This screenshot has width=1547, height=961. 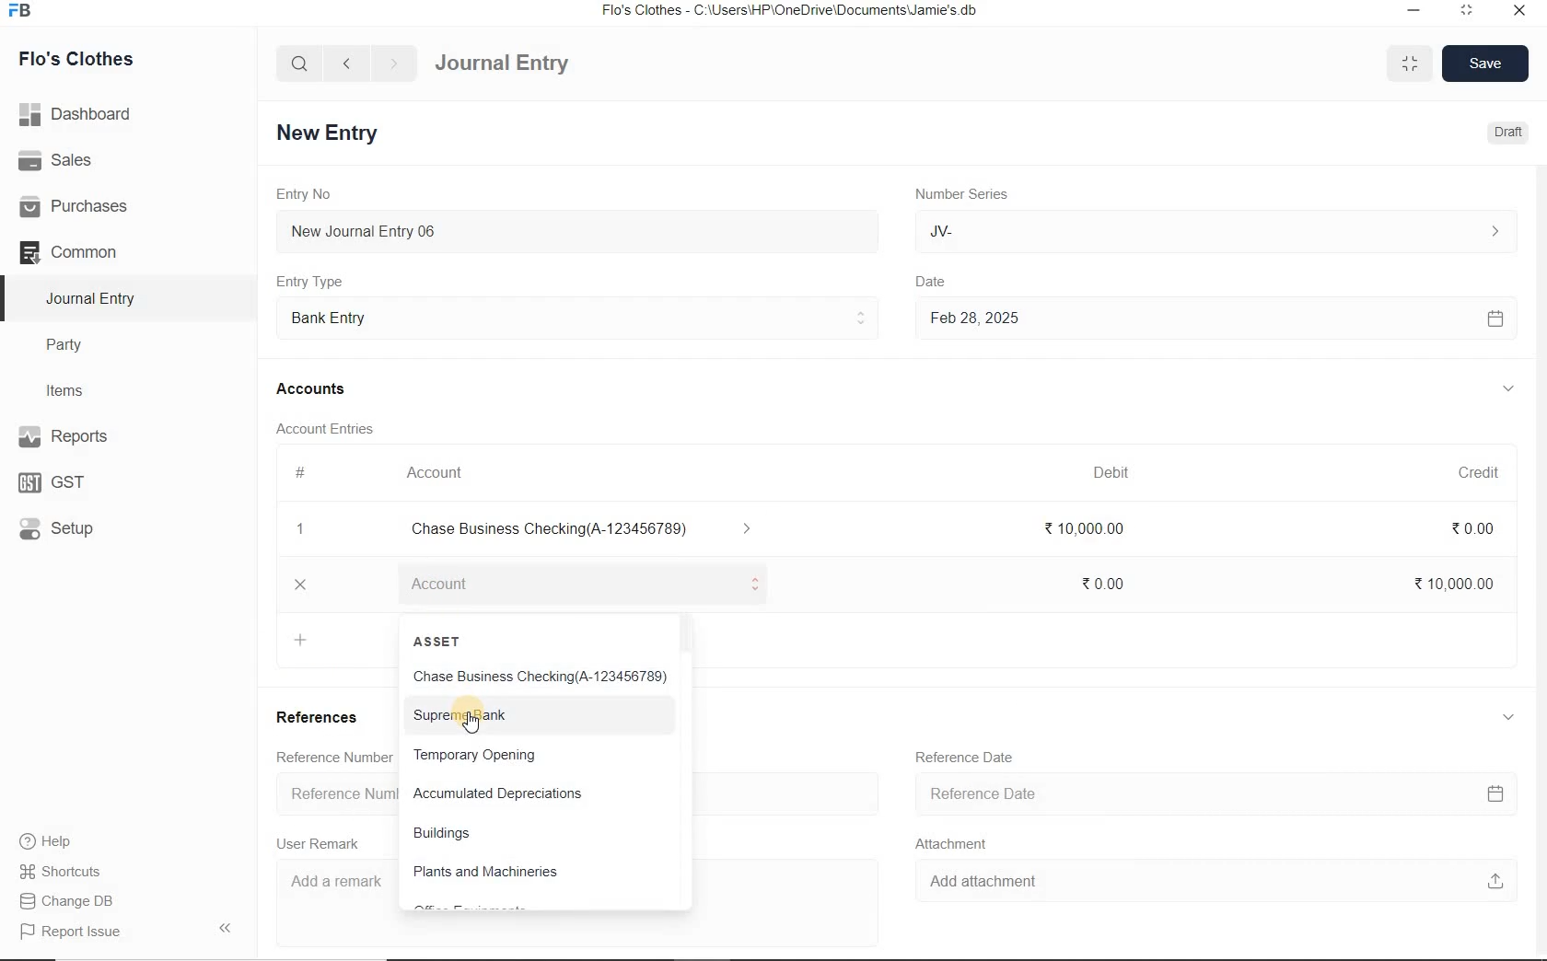 I want to click on Accounts, so click(x=314, y=388).